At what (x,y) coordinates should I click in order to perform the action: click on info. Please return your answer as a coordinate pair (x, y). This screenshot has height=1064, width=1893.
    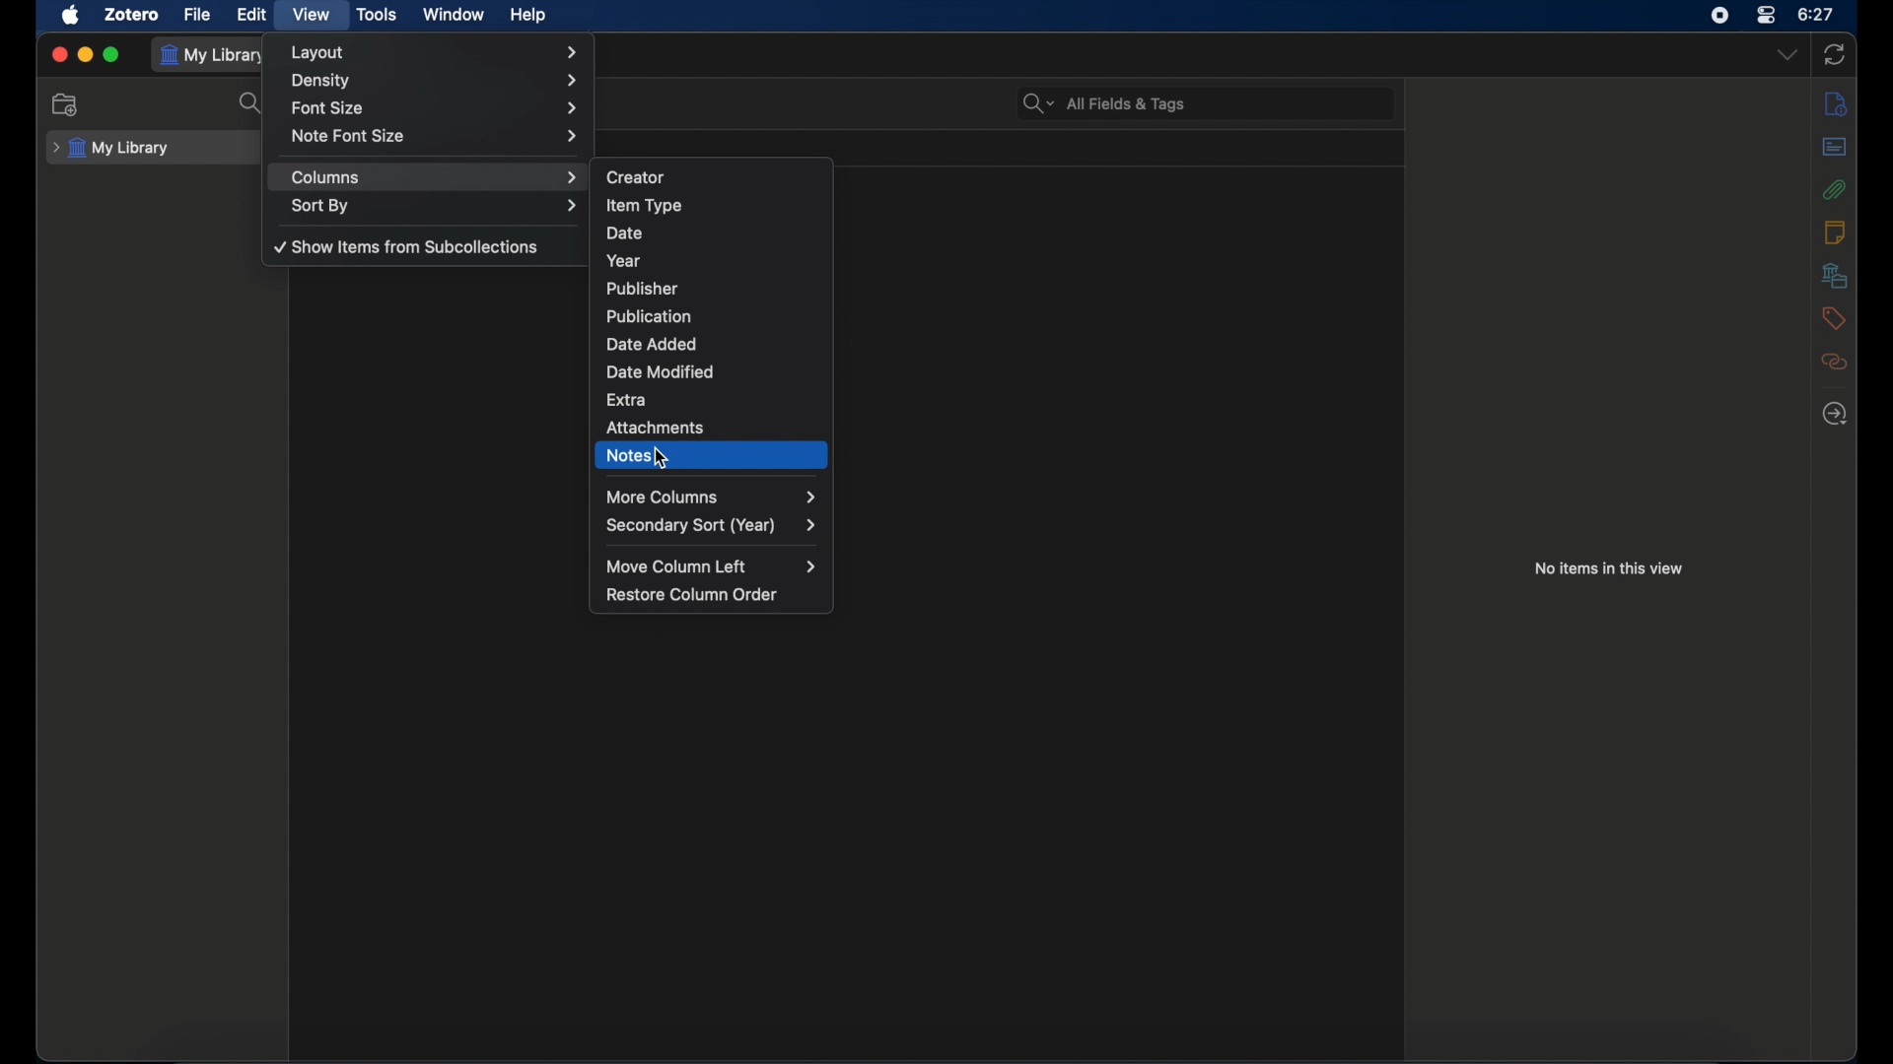
    Looking at the image, I should click on (1836, 232).